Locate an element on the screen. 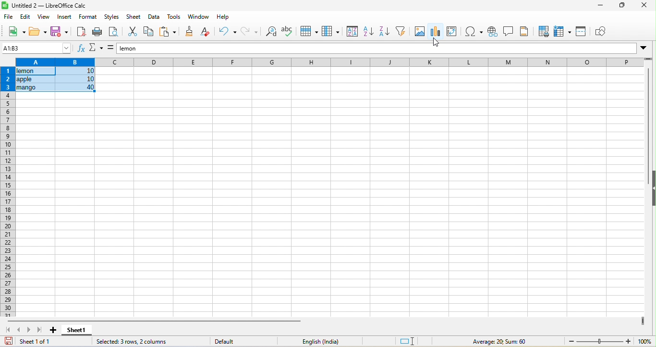 The image size is (656, 347). new  is located at coordinates (17, 32).